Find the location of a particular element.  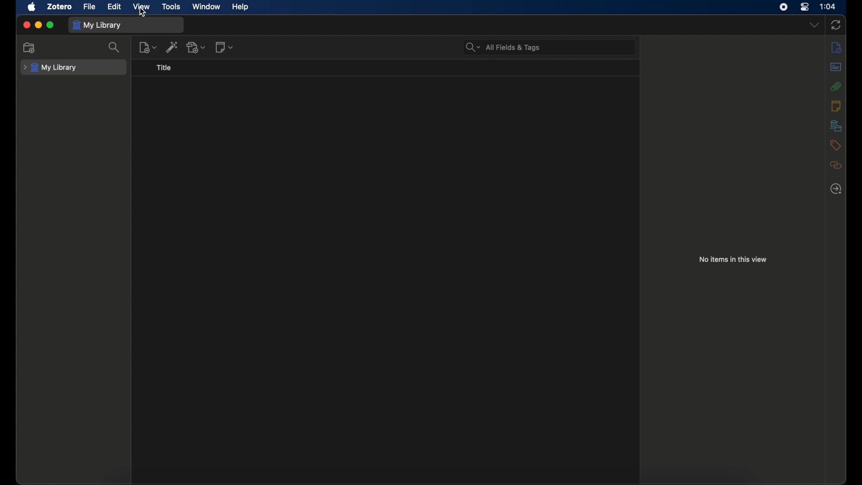

edit is located at coordinates (114, 6).